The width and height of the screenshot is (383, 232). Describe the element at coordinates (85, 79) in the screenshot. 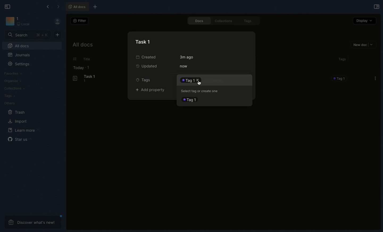

I see `Task 1` at that location.